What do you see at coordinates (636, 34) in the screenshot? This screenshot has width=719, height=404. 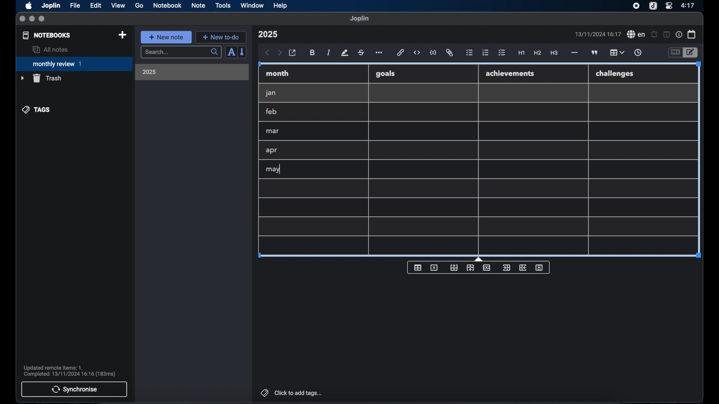 I see `spel check` at bounding box center [636, 34].